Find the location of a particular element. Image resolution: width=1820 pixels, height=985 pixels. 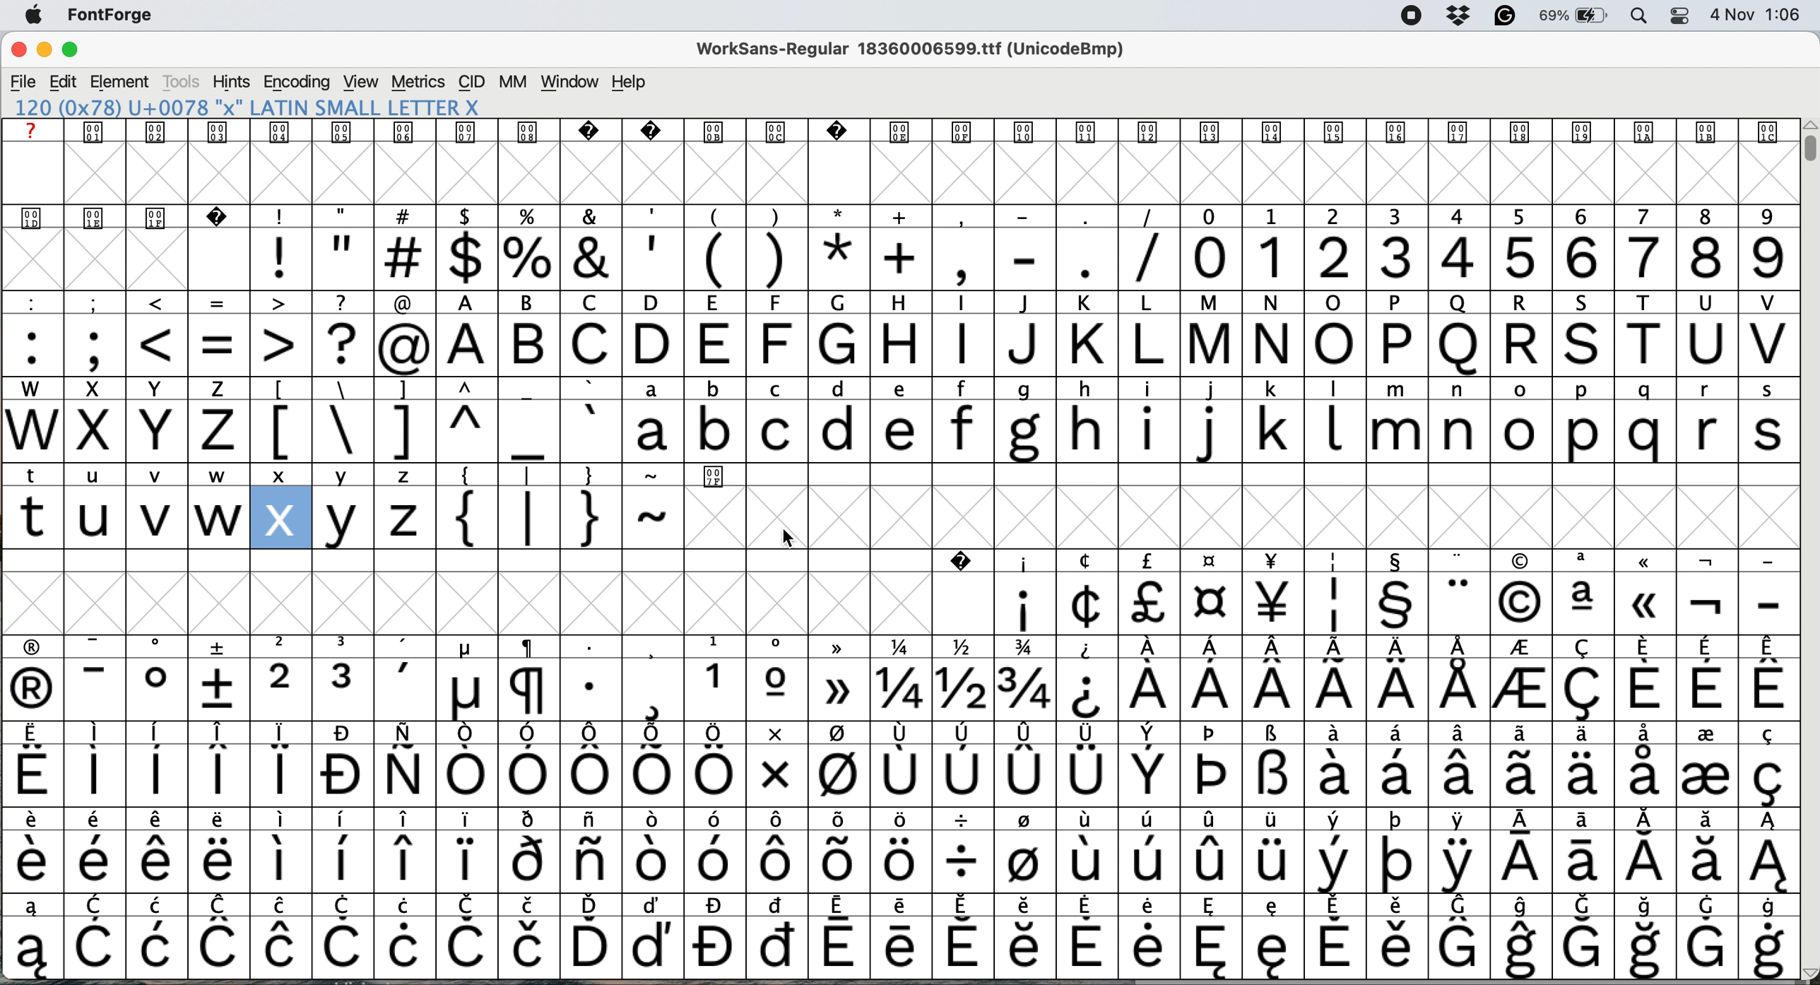

lower case x chosen is located at coordinates (280, 517).